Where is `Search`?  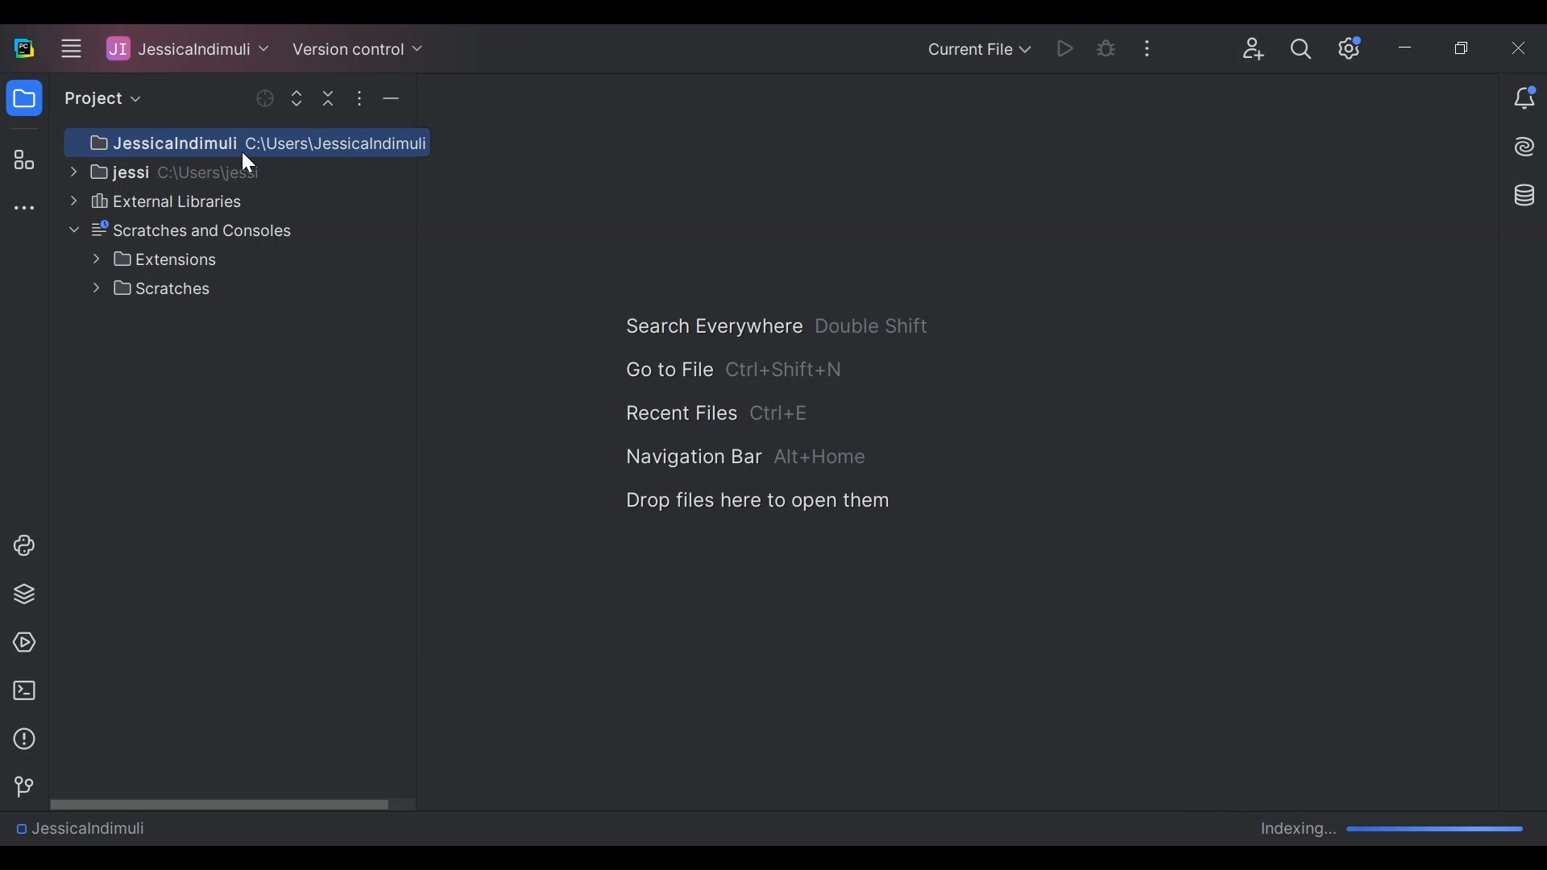 Search is located at coordinates (1301, 49).